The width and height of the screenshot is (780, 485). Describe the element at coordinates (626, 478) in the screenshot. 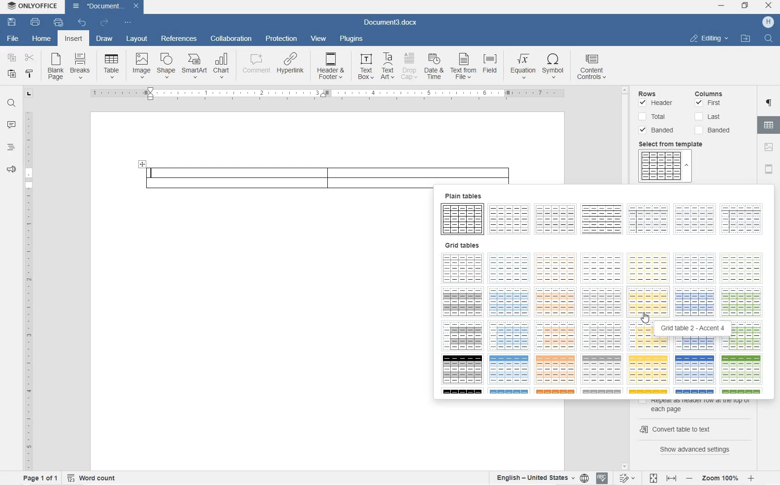

I see `TRACK CHANGES` at that location.